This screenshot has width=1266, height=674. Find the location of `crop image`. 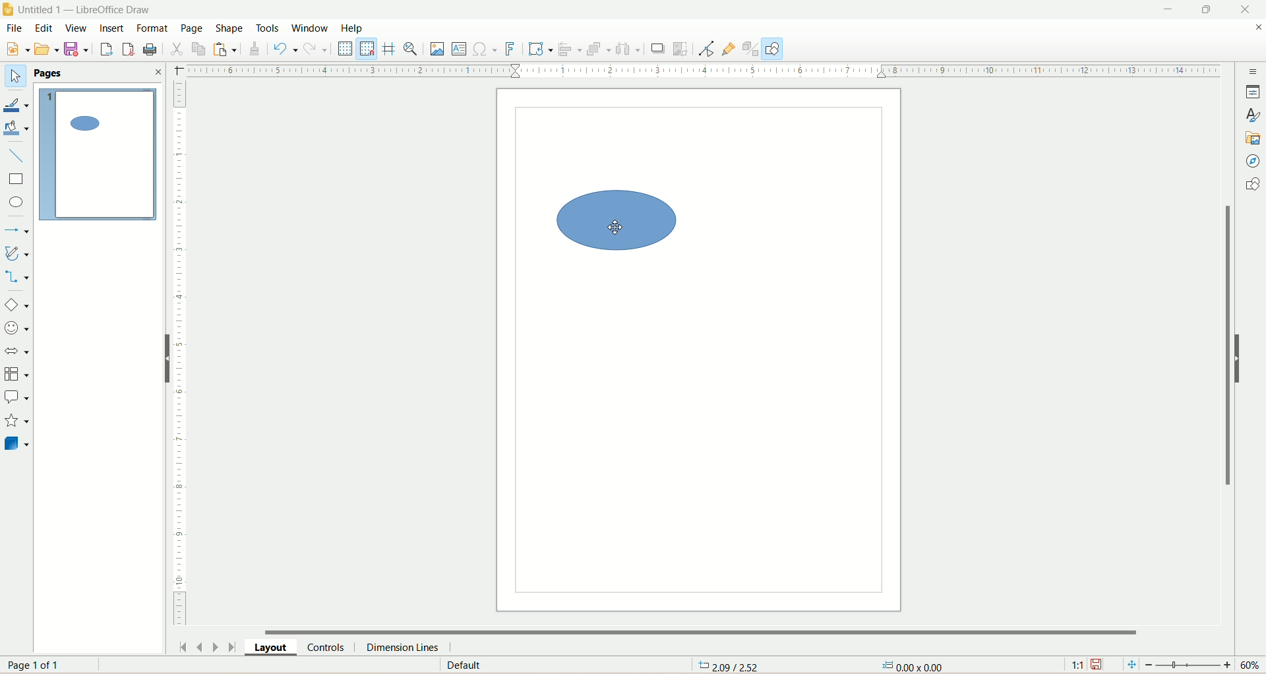

crop image is located at coordinates (682, 49).